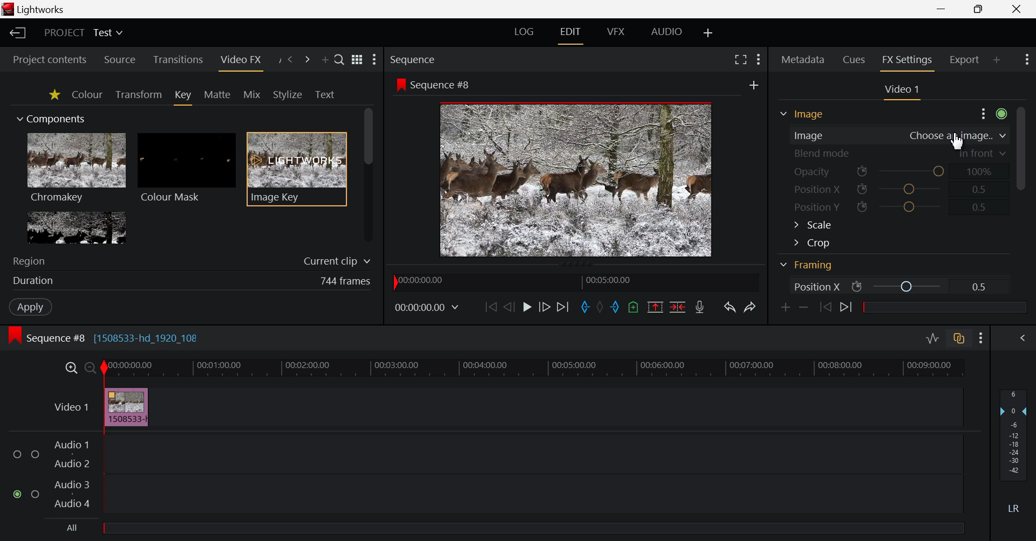 This screenshot has height=541, width=1036. Describe the element at coordinates (56, 117) in the screenshot. I see `Components Section` at that location.